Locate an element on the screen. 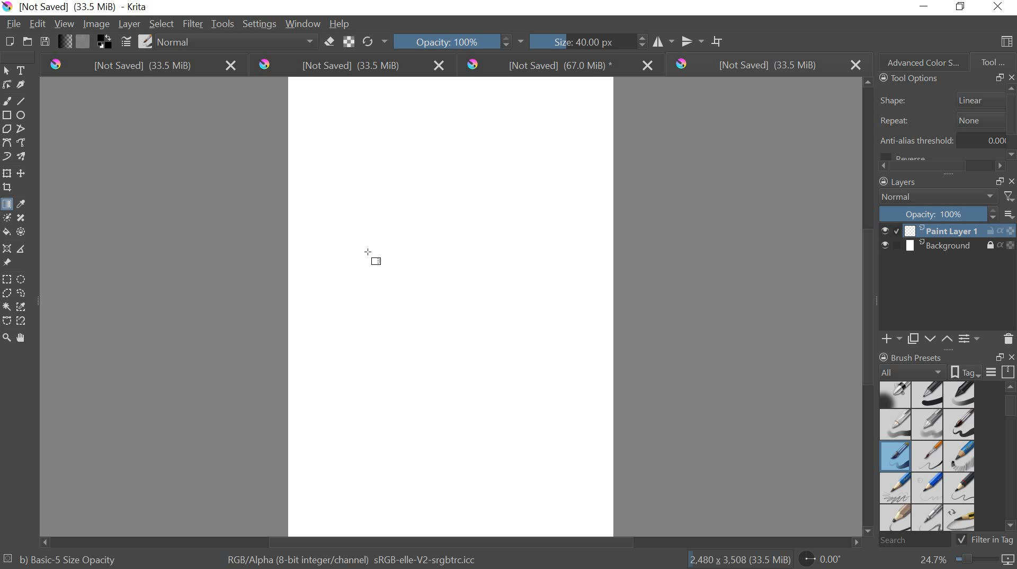 The width and height of the screenshot is (1017, 569). edit shapes is located at coordinates (8, 85).